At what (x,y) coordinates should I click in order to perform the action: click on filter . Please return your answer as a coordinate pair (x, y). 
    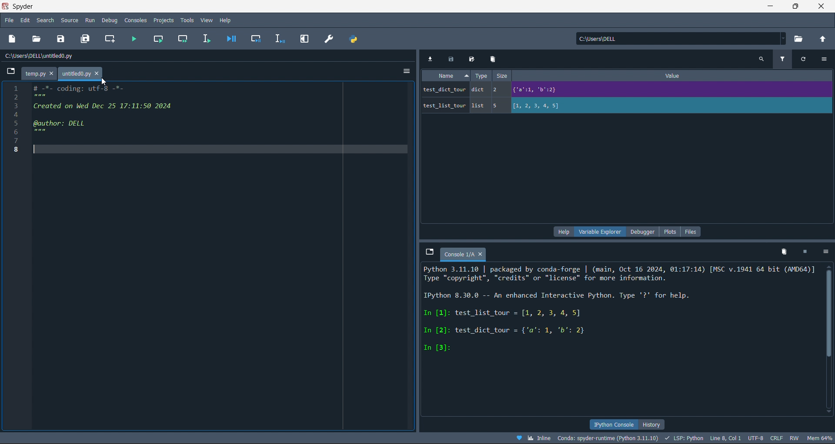
    Looking at the image, I should click on (785, 58).